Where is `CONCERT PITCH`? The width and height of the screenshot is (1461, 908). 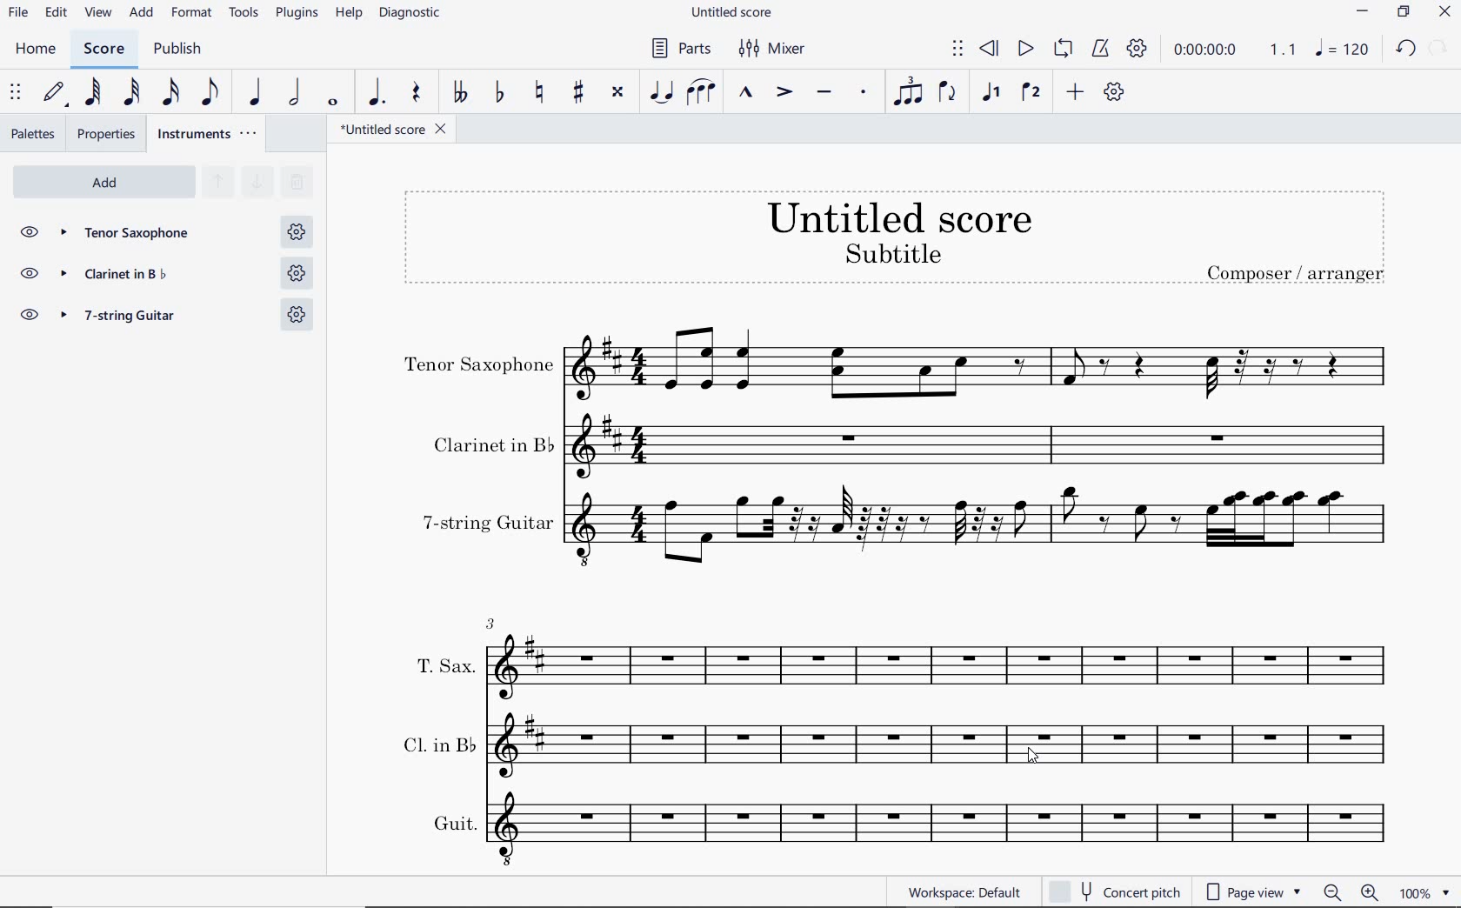 CONCERT PITCH is located at coordinates (1113, 891).